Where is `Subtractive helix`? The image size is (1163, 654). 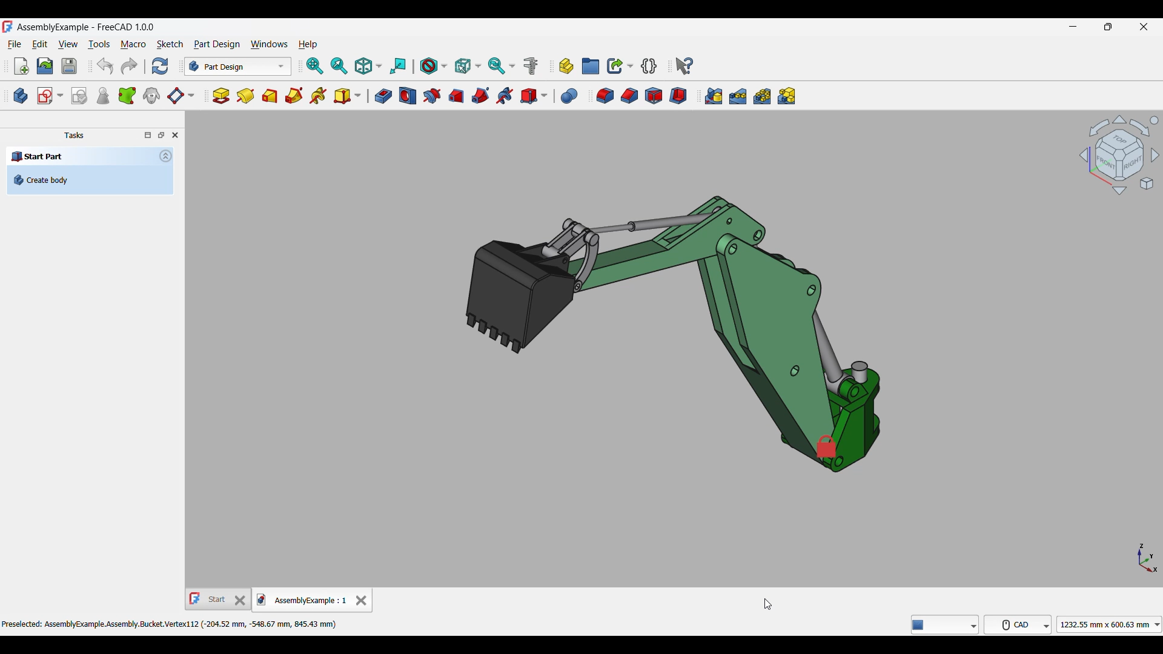 Subtractive helix is located at coordinates (505, 96).